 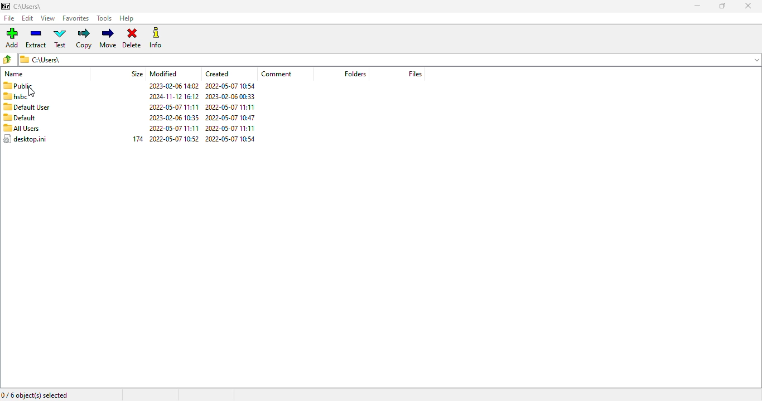 What do you see at coordinates (230, 86) in the screenshot?
I see `2022-05-07 10:54` at bounding box center [230, 86].